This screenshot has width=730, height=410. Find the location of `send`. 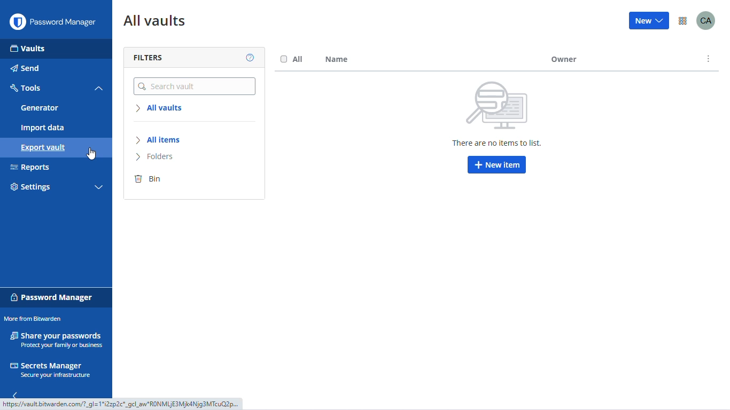

send is located at coordinates (25, 68).